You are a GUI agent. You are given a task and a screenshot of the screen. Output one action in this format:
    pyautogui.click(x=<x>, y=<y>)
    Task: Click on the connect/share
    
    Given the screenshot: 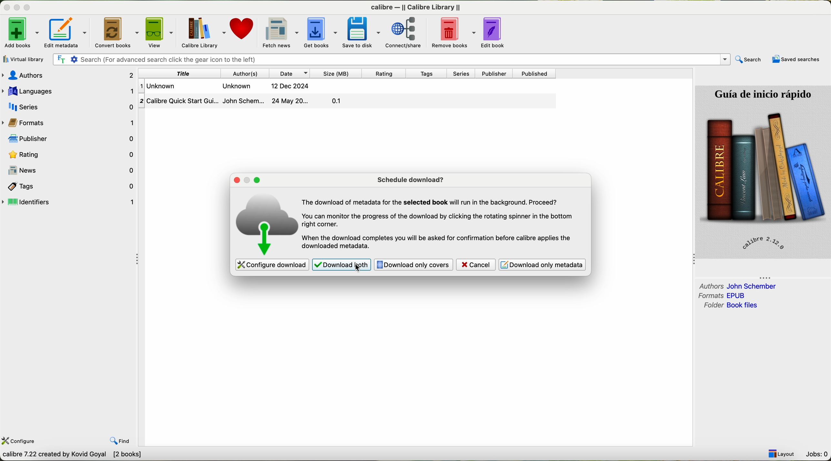 What is the action you would take?
    pyautogui.click(x=403, y=33)
    